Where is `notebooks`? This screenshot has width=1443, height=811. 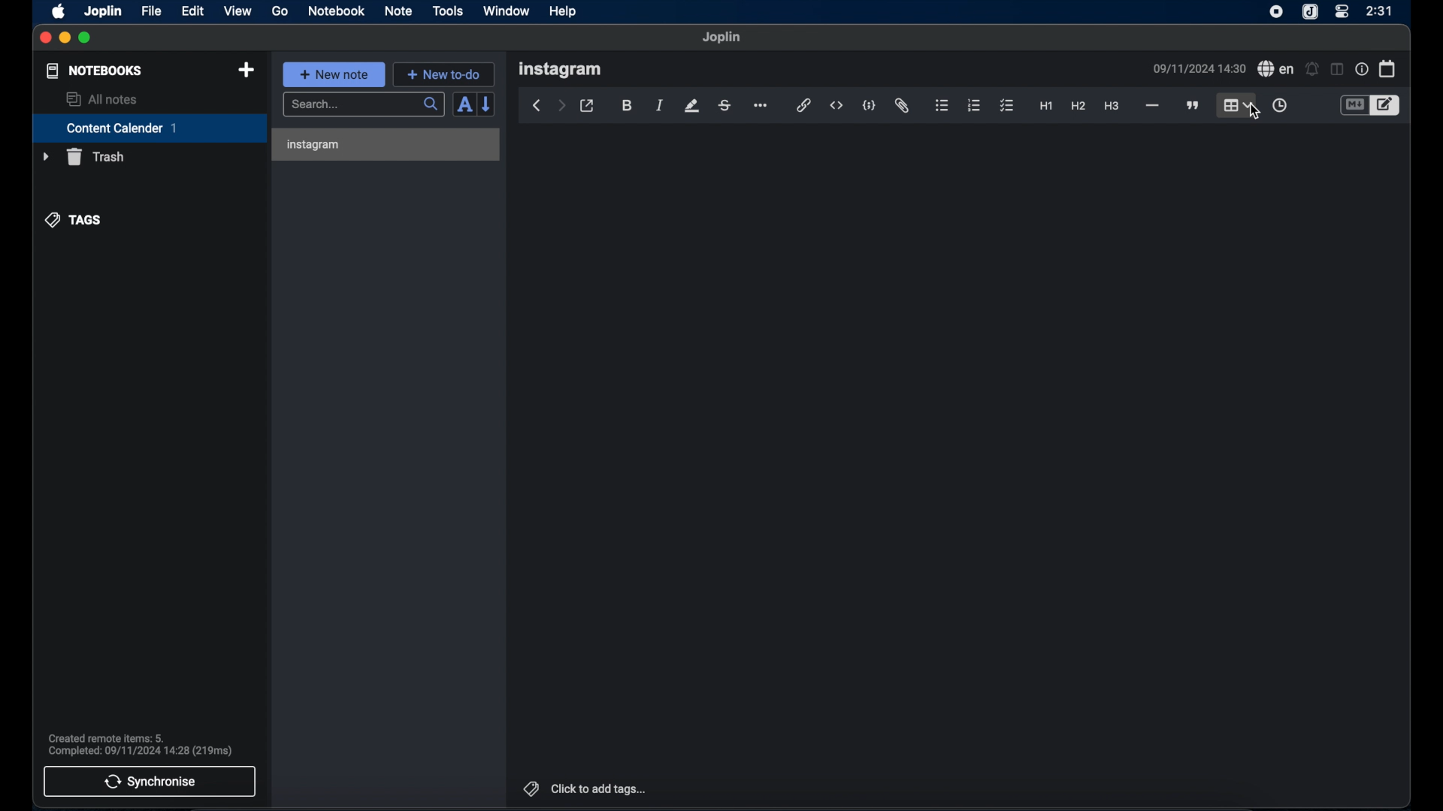 notebooks is located at coordinates (95, 71).